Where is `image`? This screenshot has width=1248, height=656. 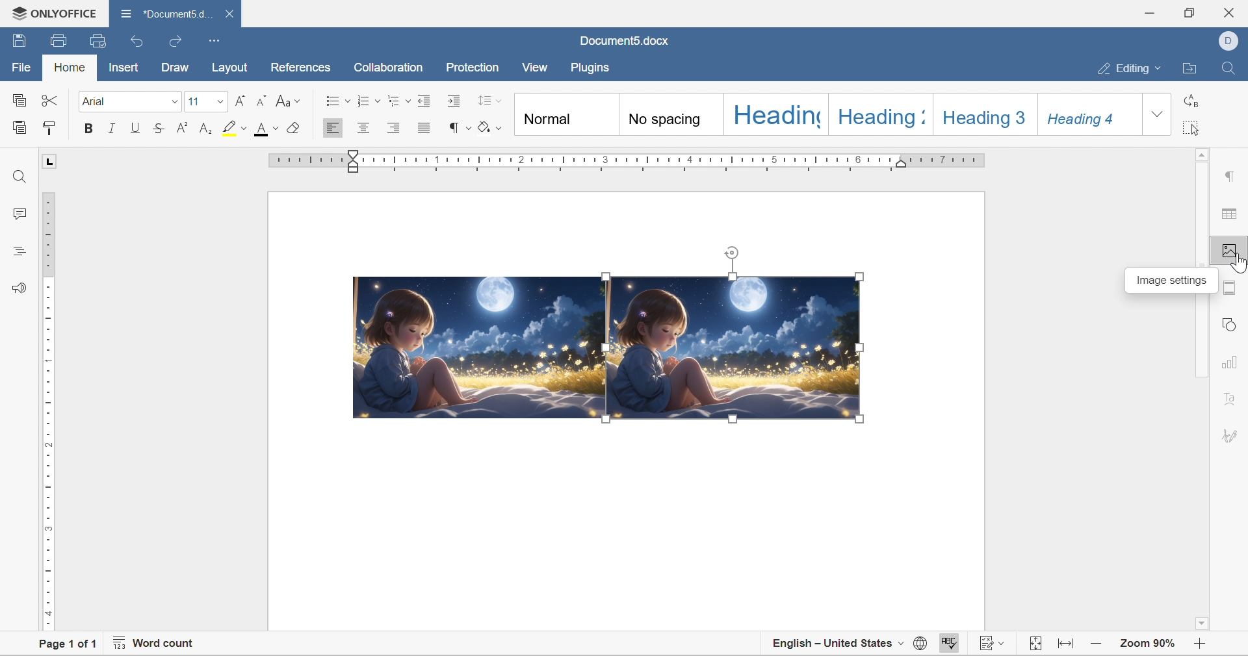 image is located at coordinates (736, 348).